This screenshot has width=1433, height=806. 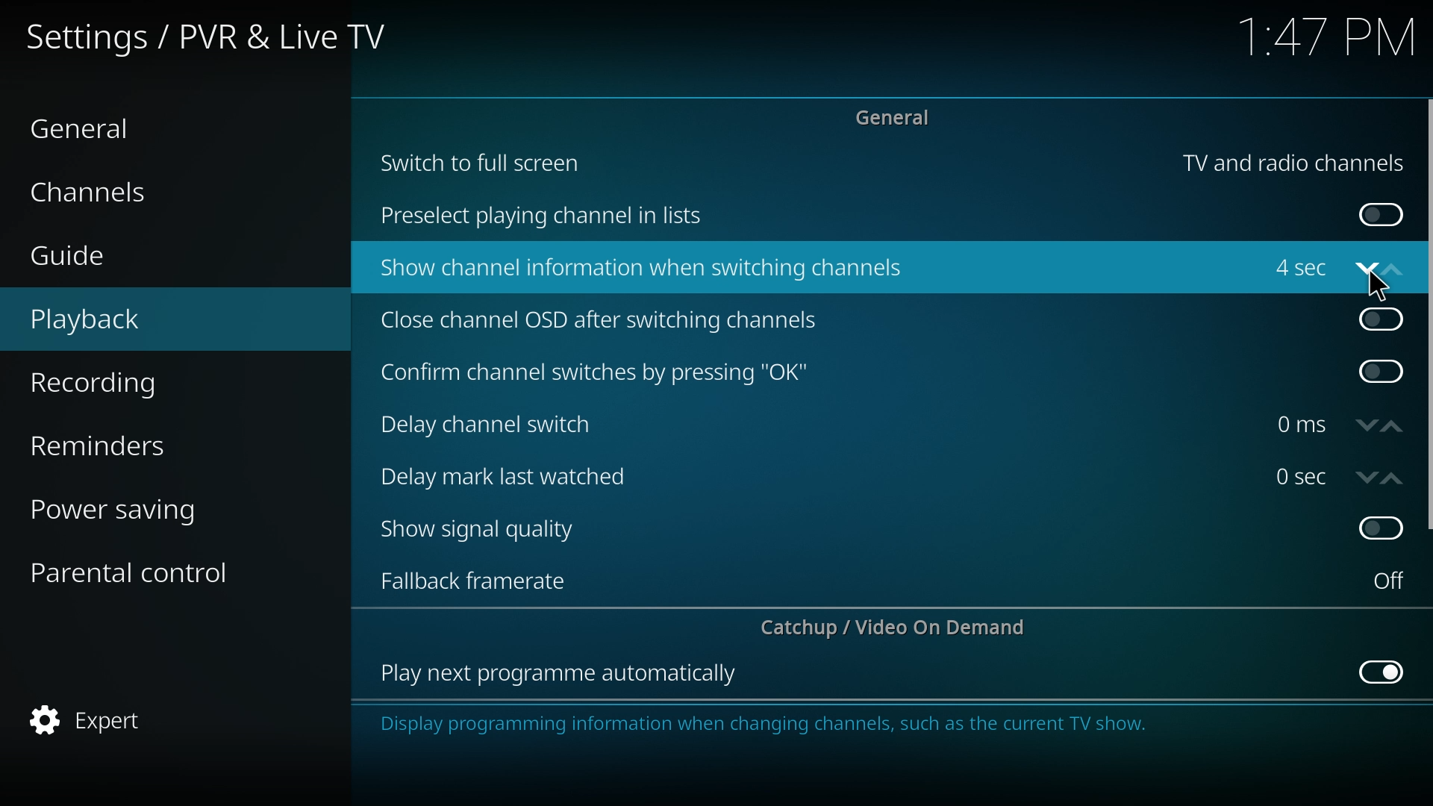 What do you see at coordinates (1301, 425) in the screenshot?
I see `time` at bounding box center [1301, 425].